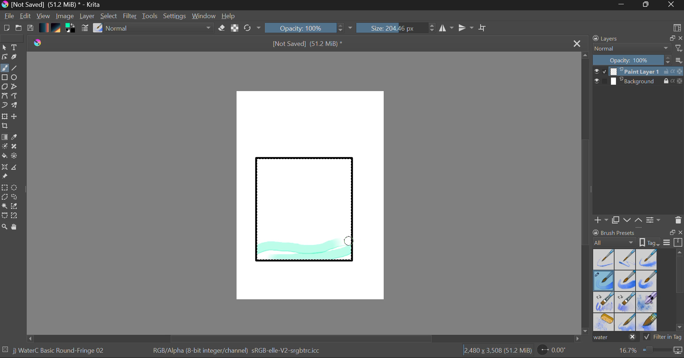 The width and height of the screenshot is (684, 358). I want to click on Scroll Bar, so click(680, 291).